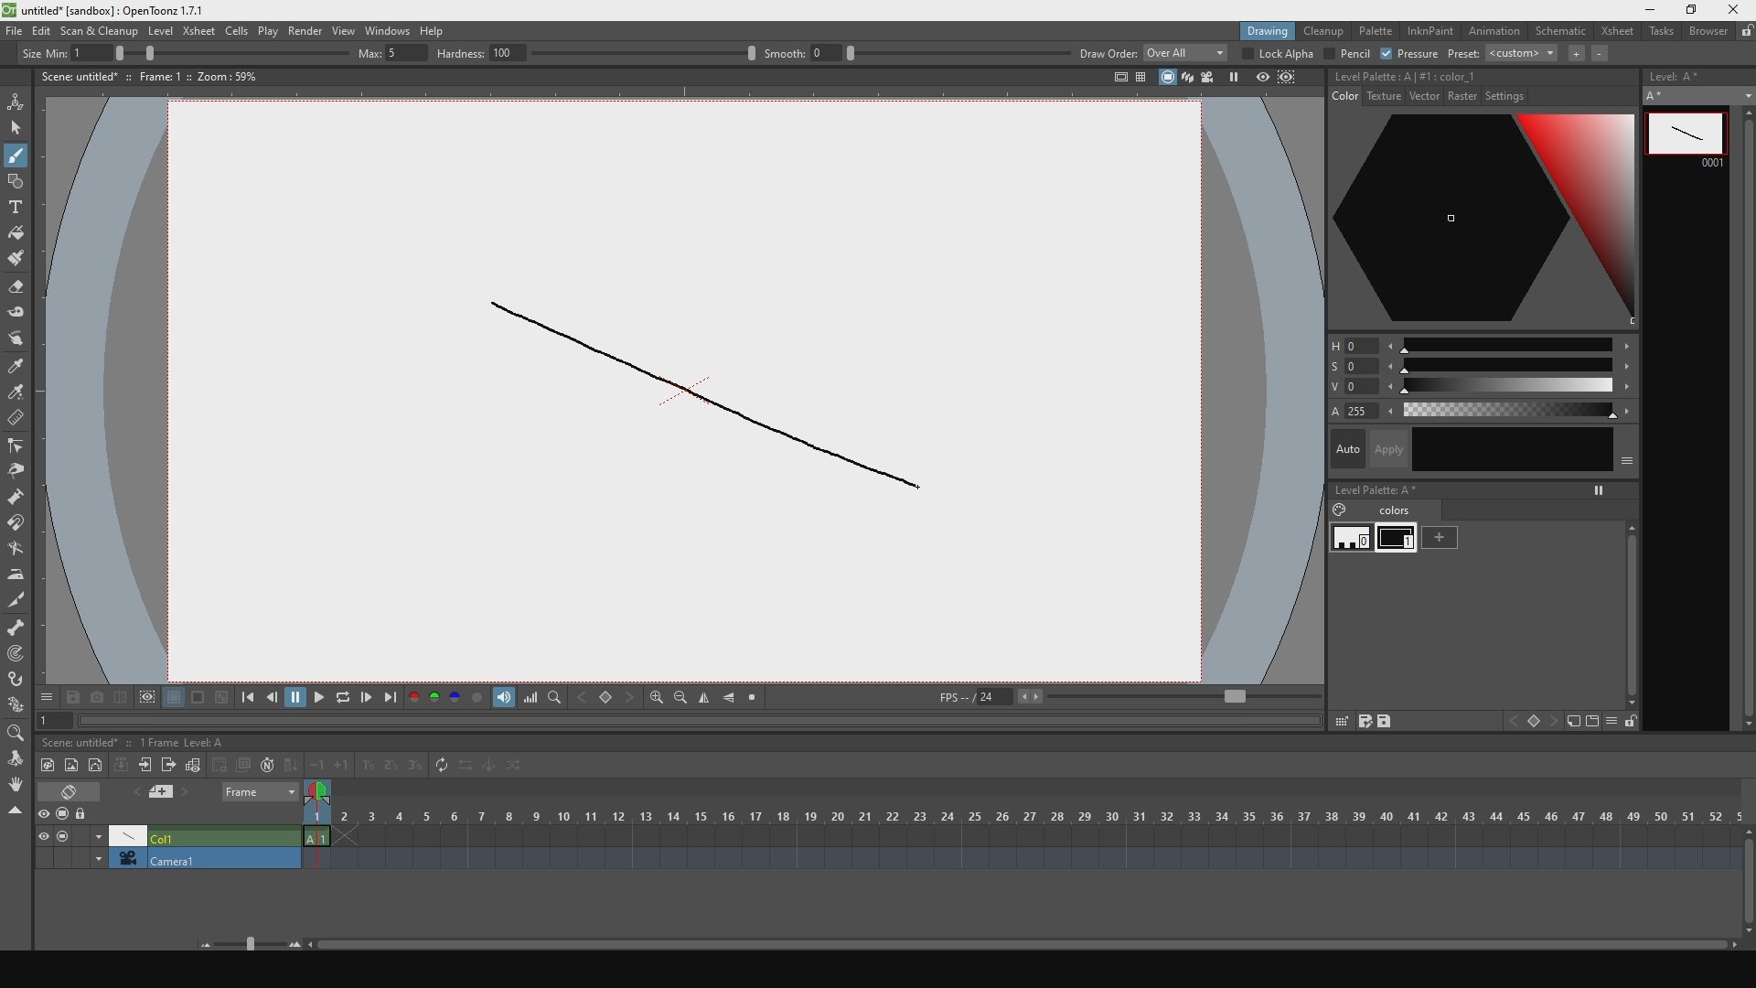 Image resolution: width=1756 pixels, height=988 pixels. What do you see at coordinates (1571, 722) in the screenshot?
I see `icon` at bounding box center [1571, 722].